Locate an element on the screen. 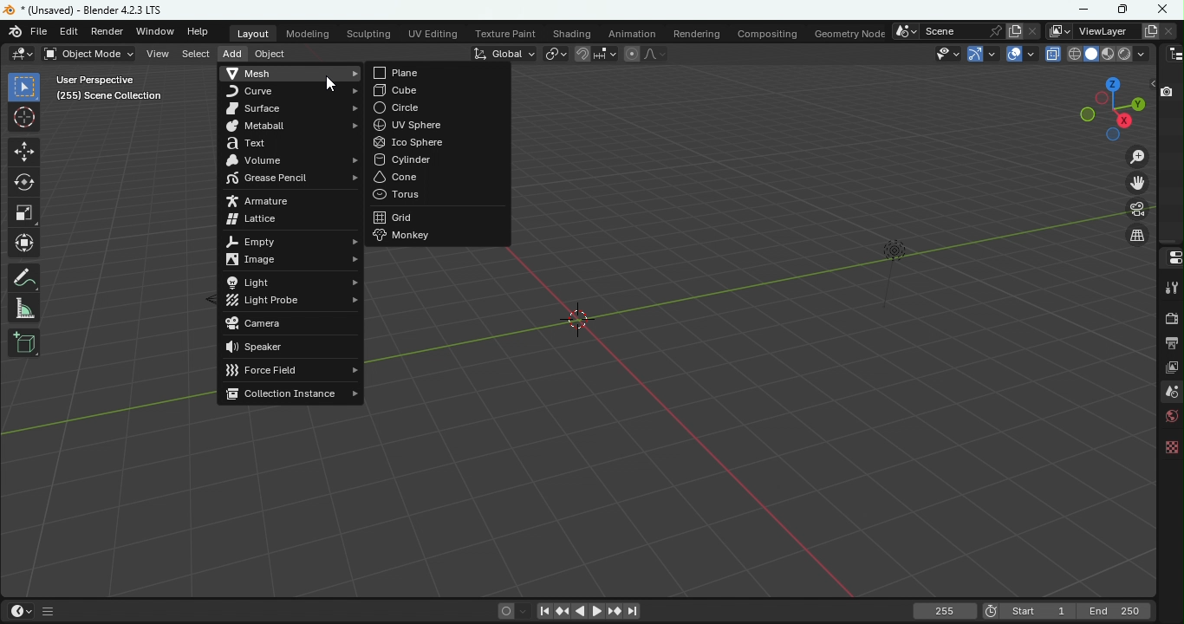  First frame of the playback/rendering range is located at coordinates (1038, 611).